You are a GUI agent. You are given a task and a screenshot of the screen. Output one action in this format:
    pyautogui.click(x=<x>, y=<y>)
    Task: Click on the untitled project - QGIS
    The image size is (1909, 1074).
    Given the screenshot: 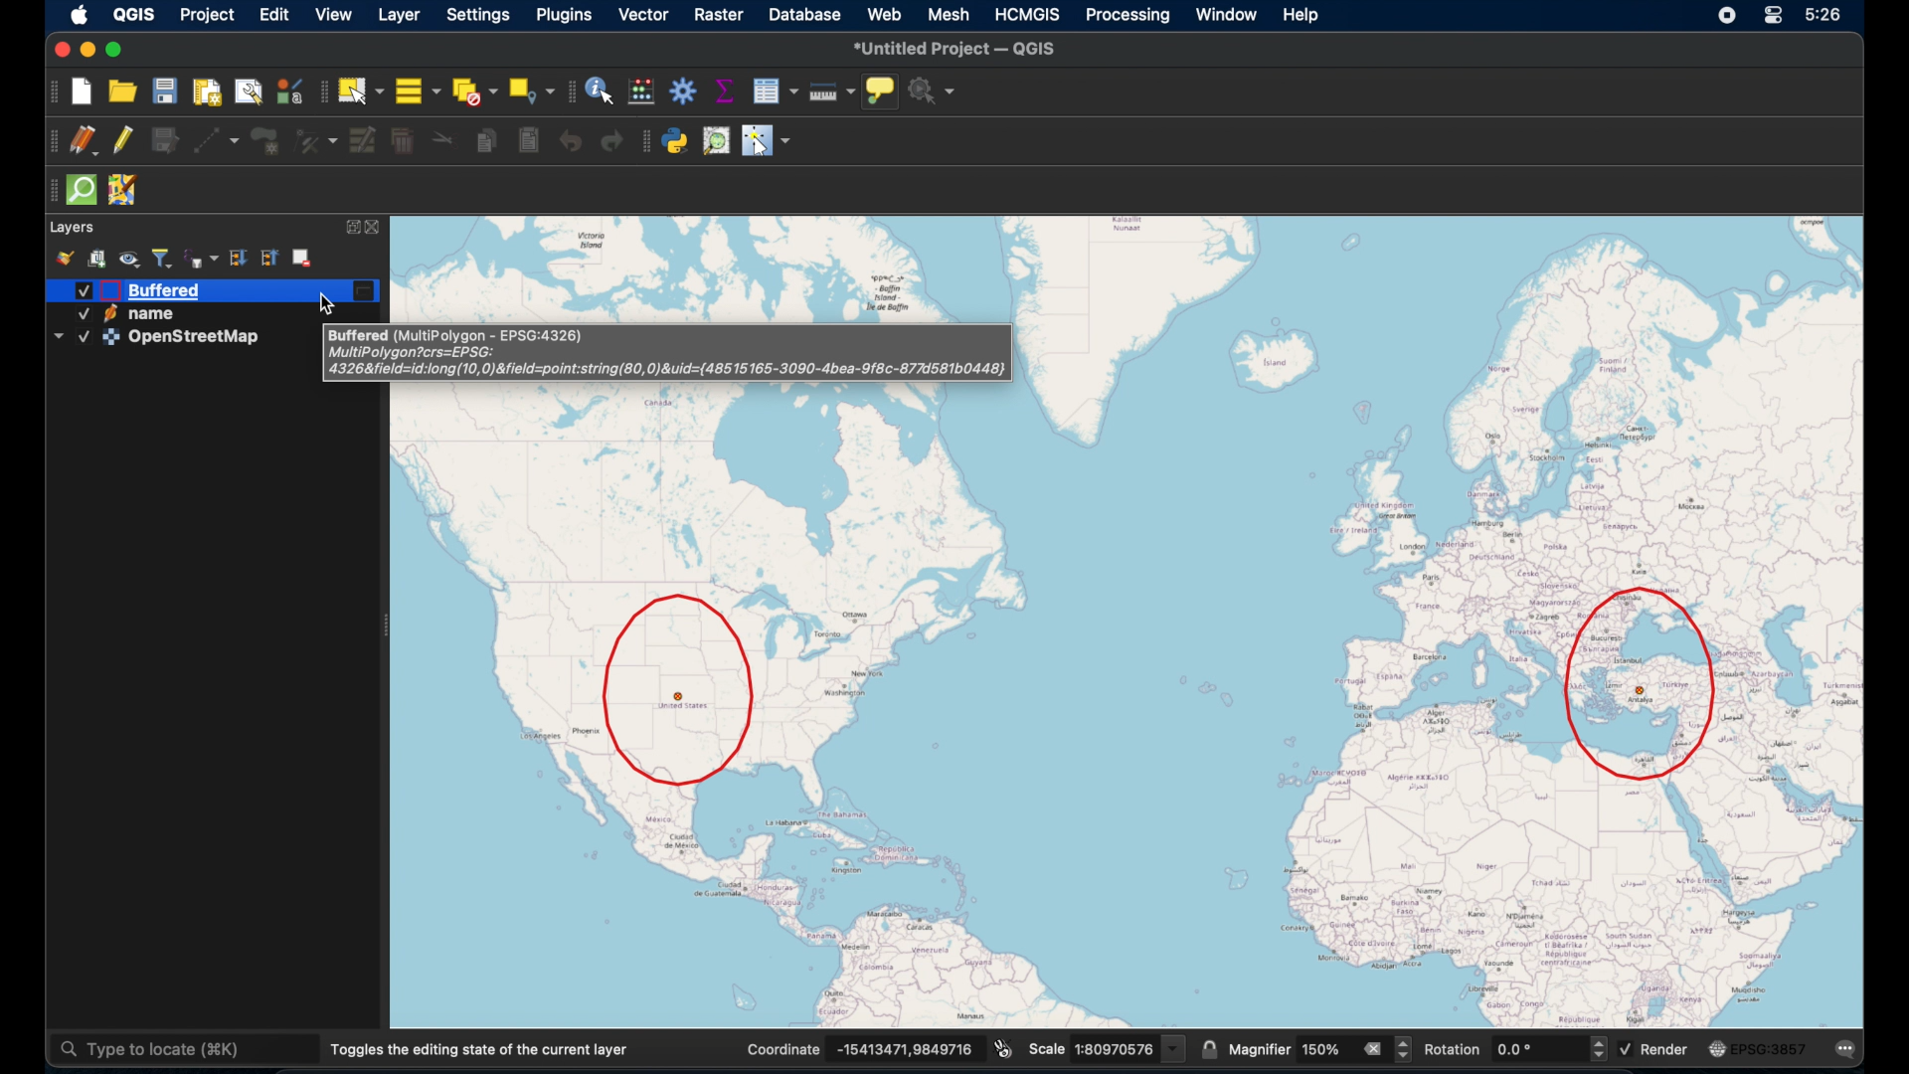 What is the action you would take?
    pyautogui.click(x=956, y=48)
    